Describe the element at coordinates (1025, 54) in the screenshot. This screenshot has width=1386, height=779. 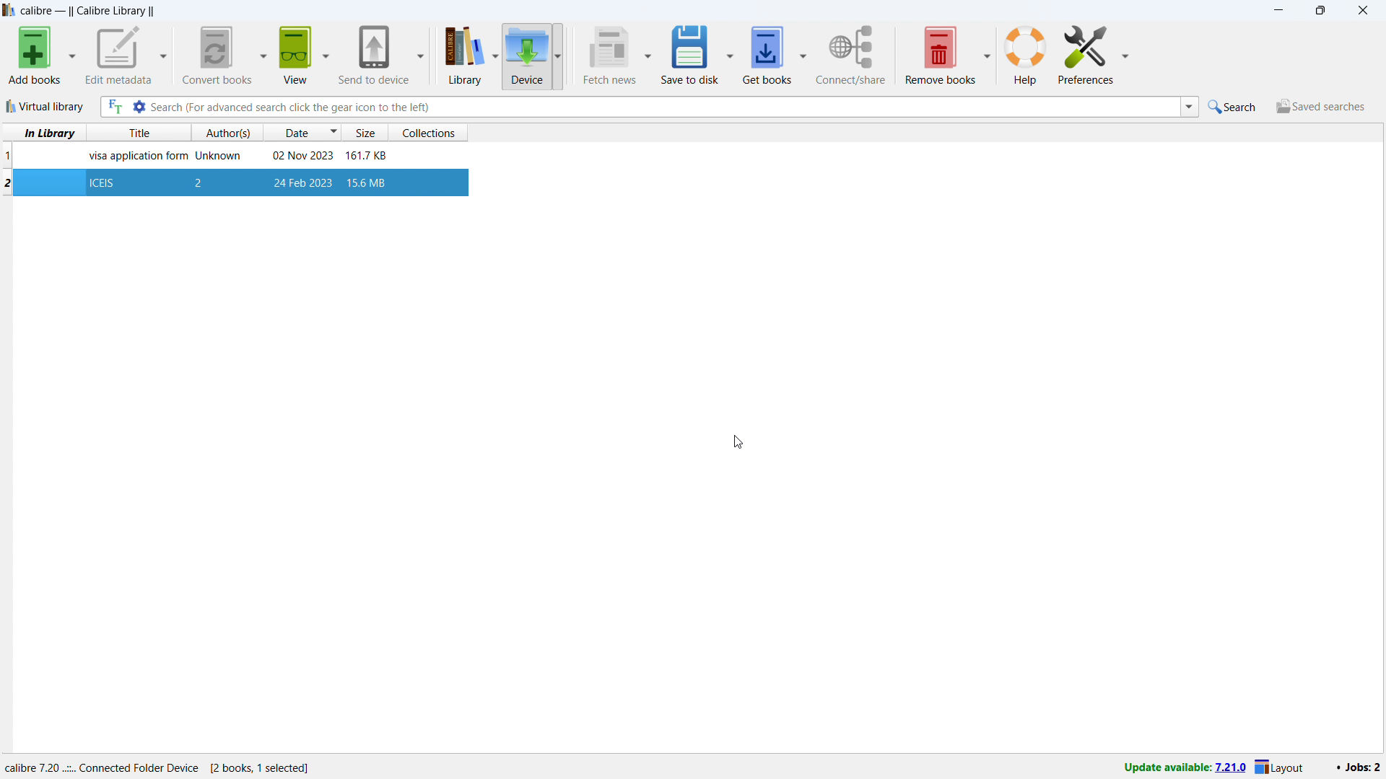
I see `help` at that location.